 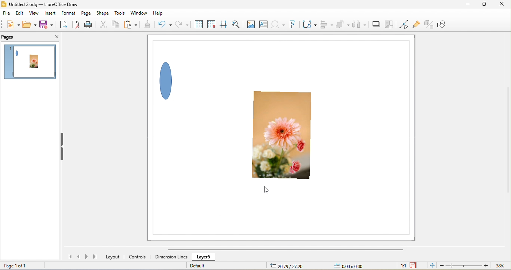 What do you see at coordinates (171, 257) in the screenshot?
I see `dimension lines` at bounding box center [171, 257].